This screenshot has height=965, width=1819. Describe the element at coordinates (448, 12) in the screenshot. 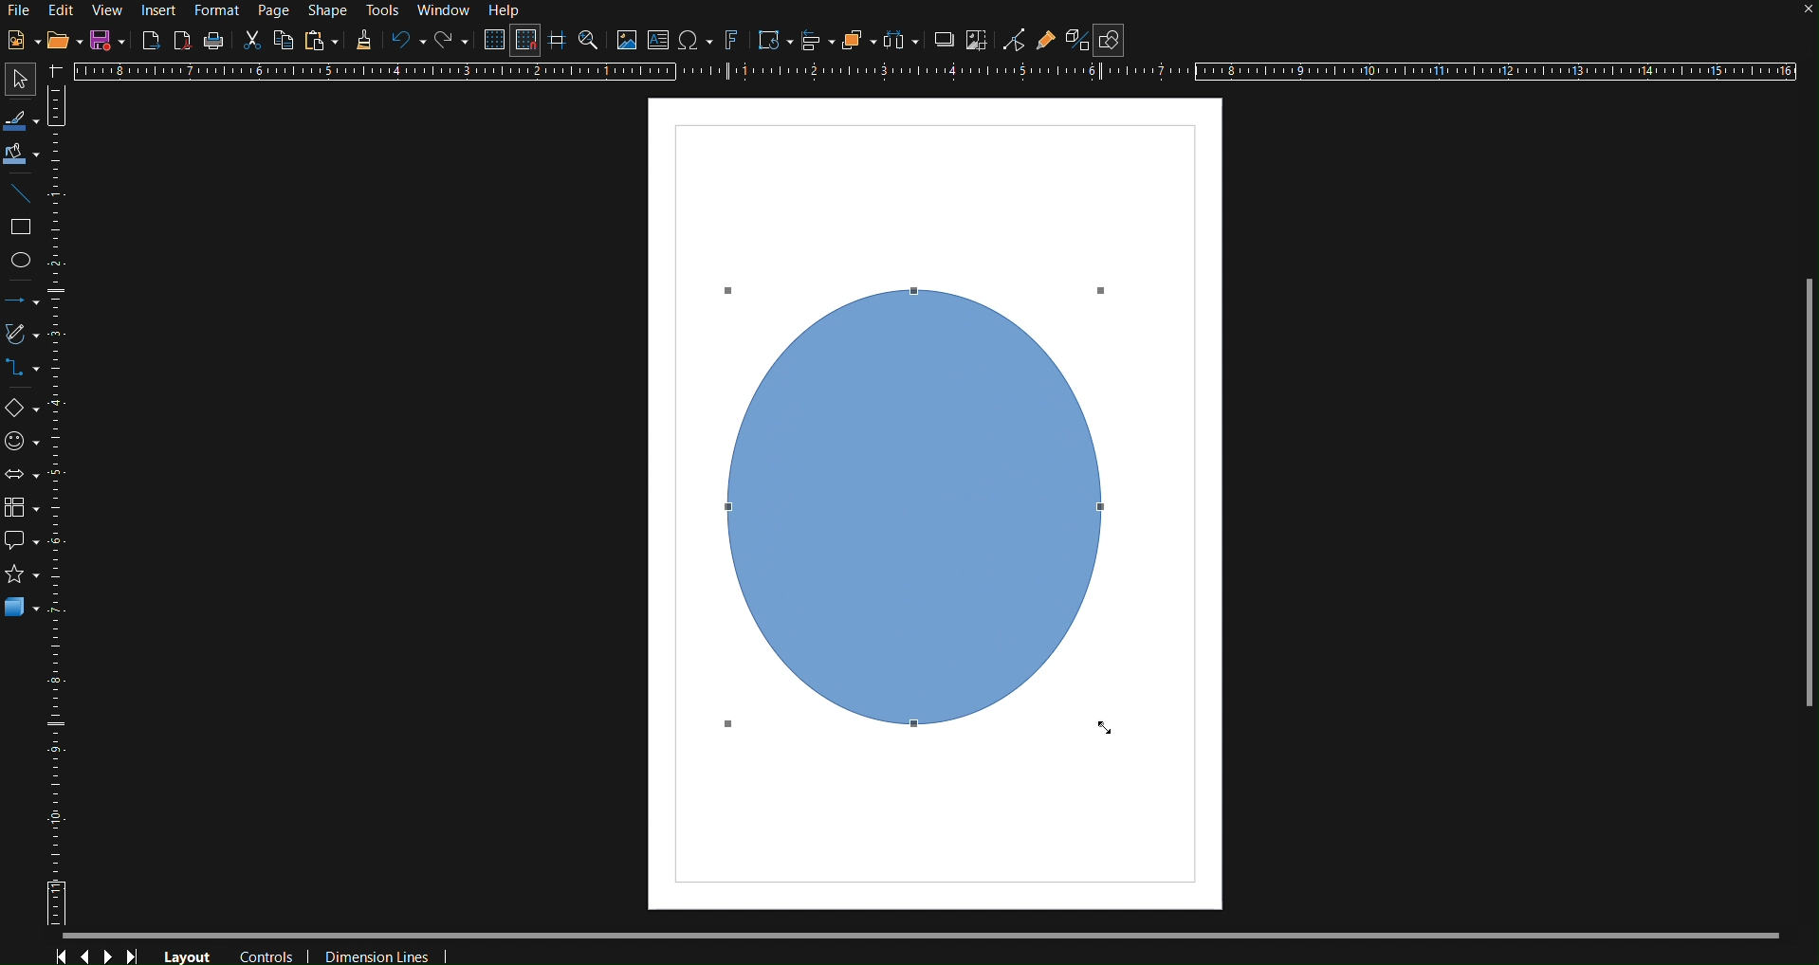

I see `Window` at that location.